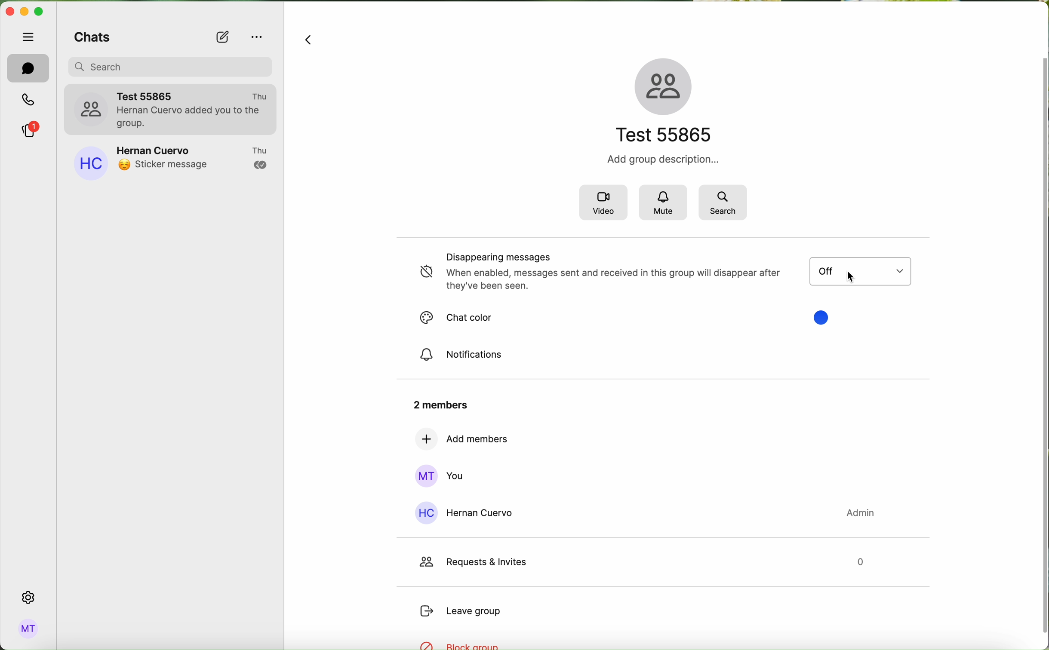 Image resolution: width=1049 pixels, height=650 pixels. Describe the element at coordinates (28, 598) in the screenshot. I see `settings` at that location.